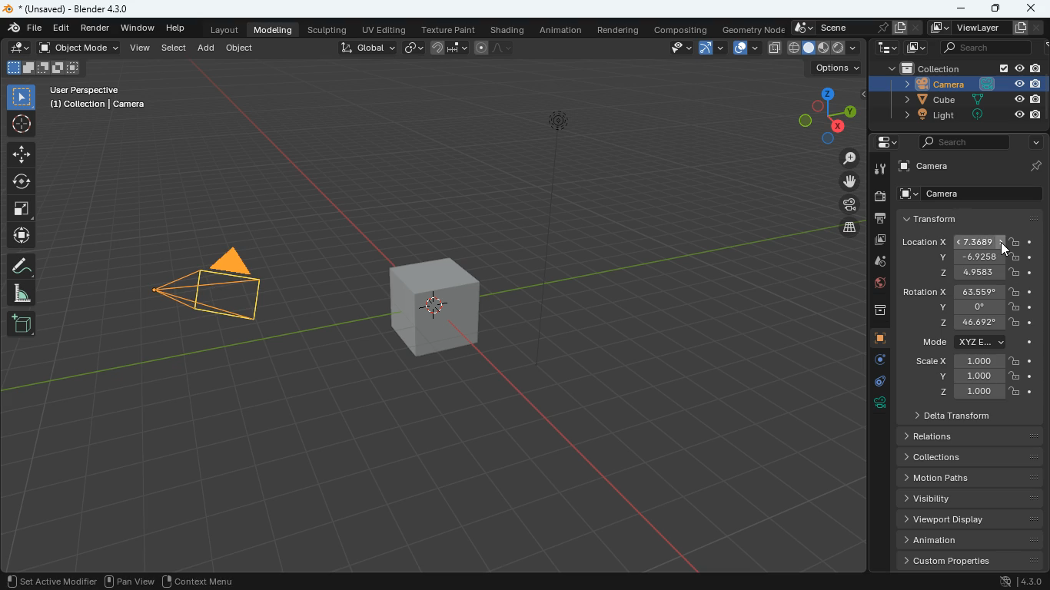  I want to click on film, so click(848, 207).